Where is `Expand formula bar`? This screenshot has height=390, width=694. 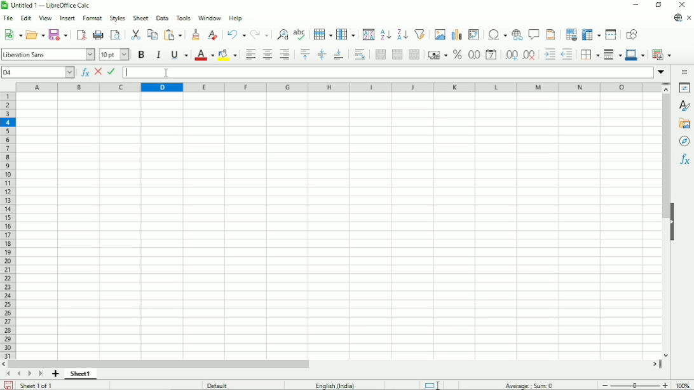
Expand formula bar is located at coordinates (662, 72).